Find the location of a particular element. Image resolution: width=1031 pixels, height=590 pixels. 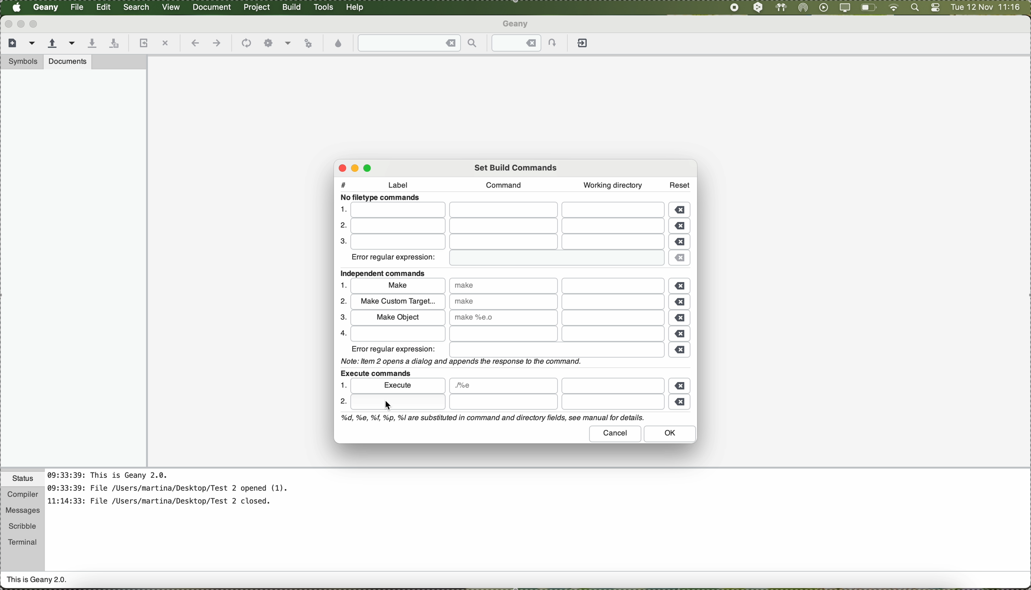

make custom target is located at coordinates (397, 301).